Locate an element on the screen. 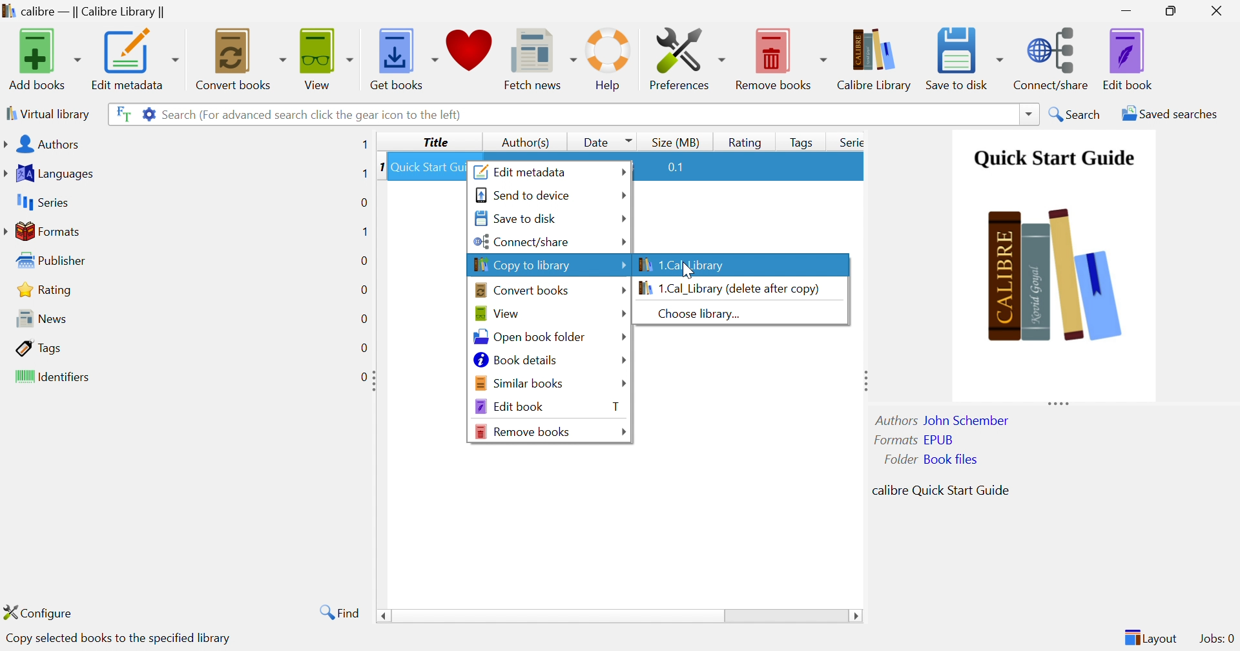  Author(s) is located at coordinates (522, 142).